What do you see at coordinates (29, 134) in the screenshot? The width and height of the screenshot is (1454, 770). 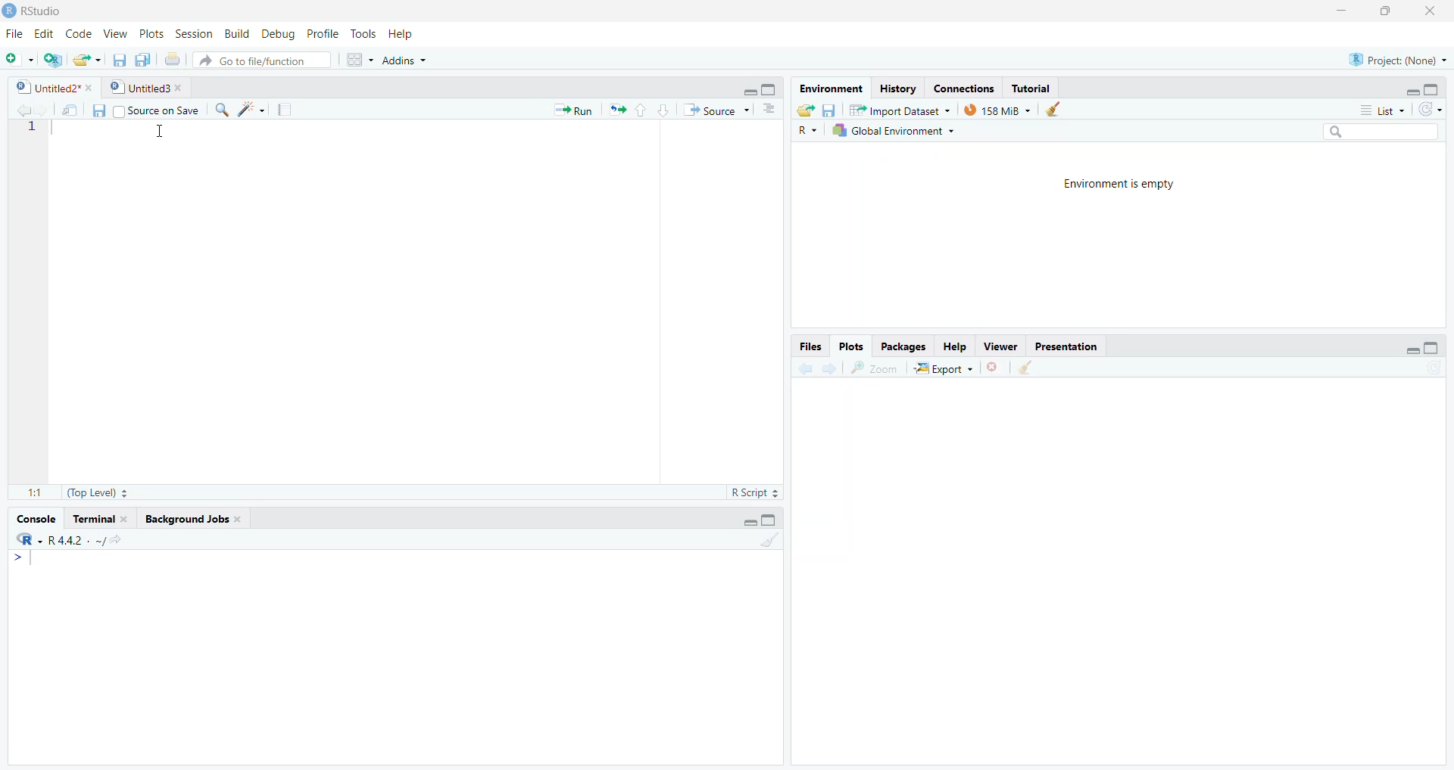 I see `1` at bounding box center [29, 134].